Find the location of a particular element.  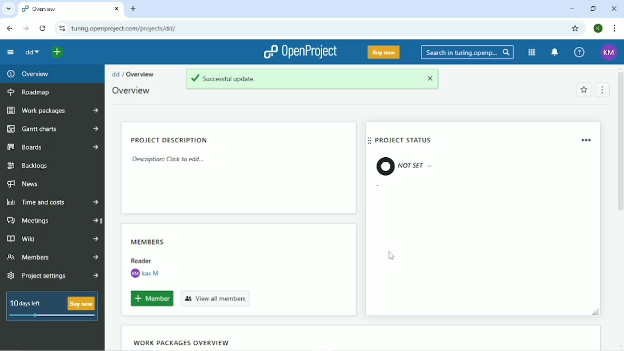

View site information is located at coordinates (61, 29).